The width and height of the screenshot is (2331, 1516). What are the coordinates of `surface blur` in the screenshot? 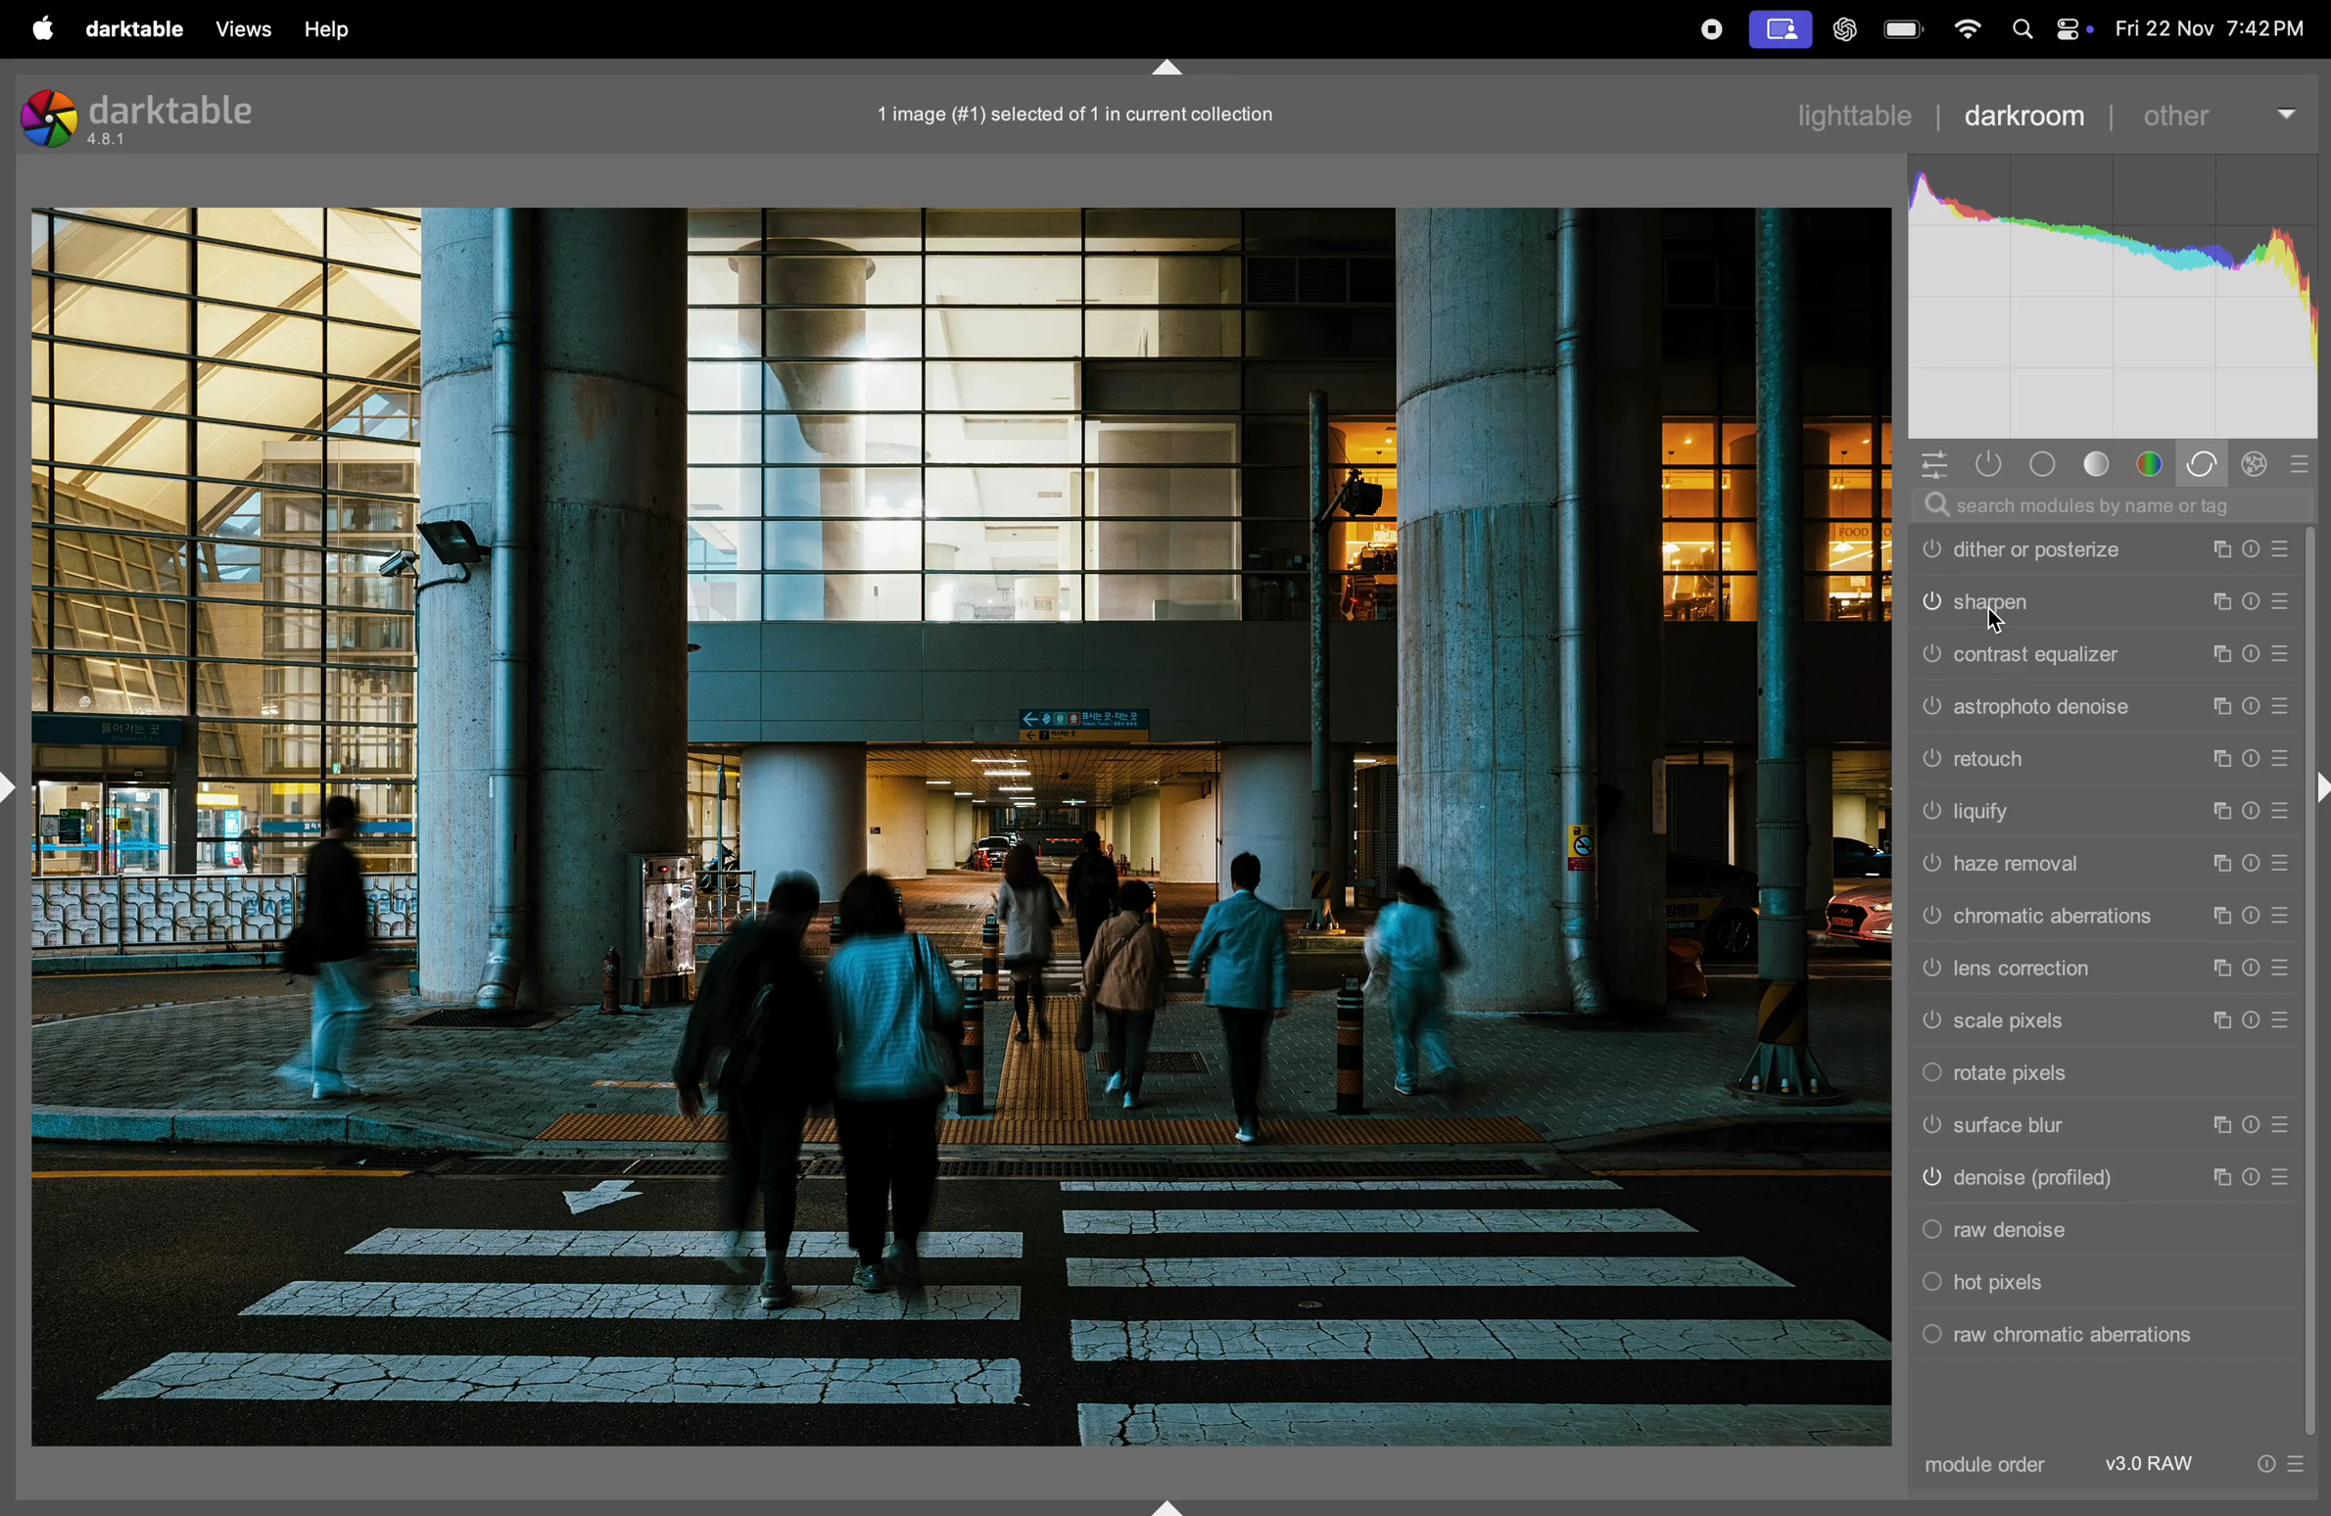 It's located at (2103, 1127).